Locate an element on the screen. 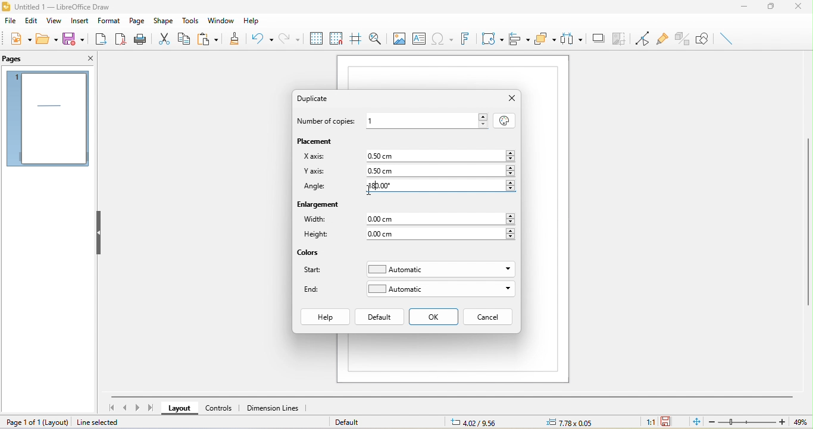 This screenshot has width=813, height=429. x axis is located at coordinates (314, 156).